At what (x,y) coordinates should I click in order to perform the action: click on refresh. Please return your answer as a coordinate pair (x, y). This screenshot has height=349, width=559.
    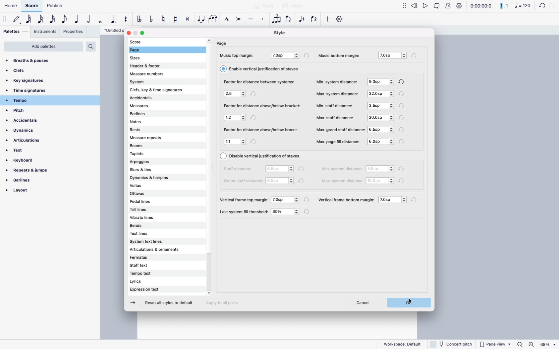
    Looking at the image, I should click on (256, 141).